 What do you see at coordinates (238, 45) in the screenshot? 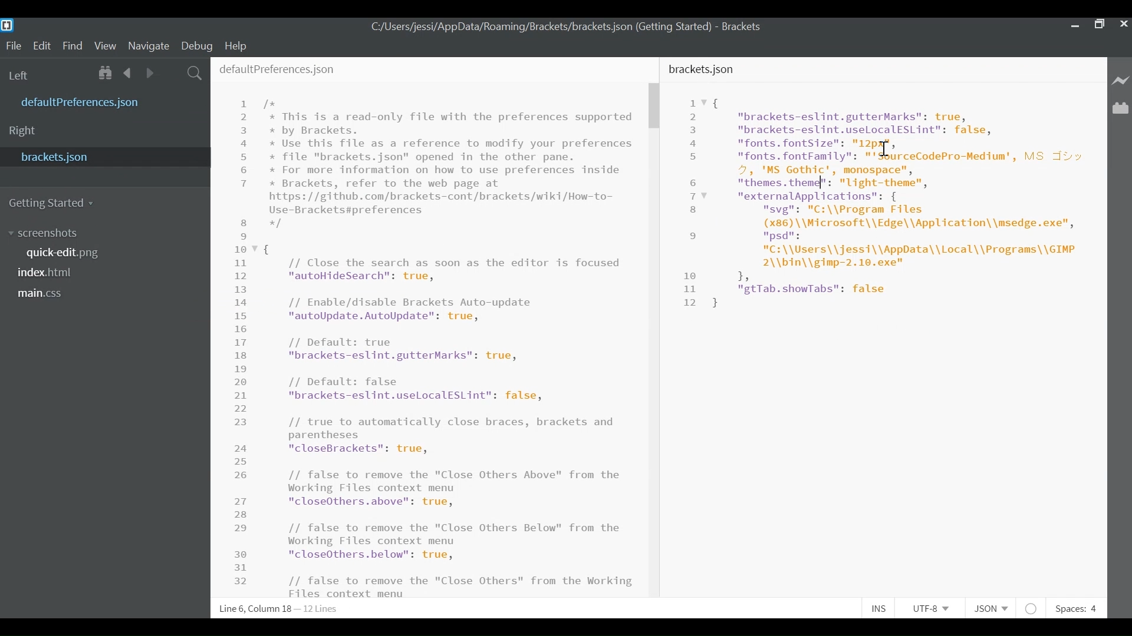
I see `Help` at bounding box center [238, 45].